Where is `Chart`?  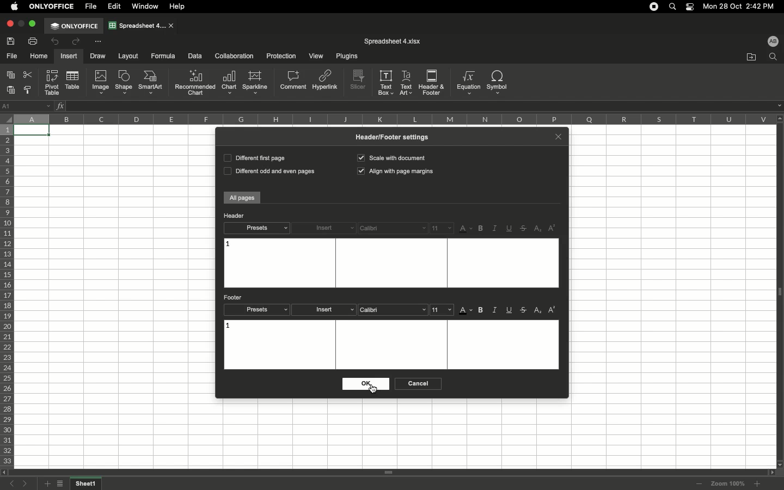 Chart is located at coordinates (229, 83).